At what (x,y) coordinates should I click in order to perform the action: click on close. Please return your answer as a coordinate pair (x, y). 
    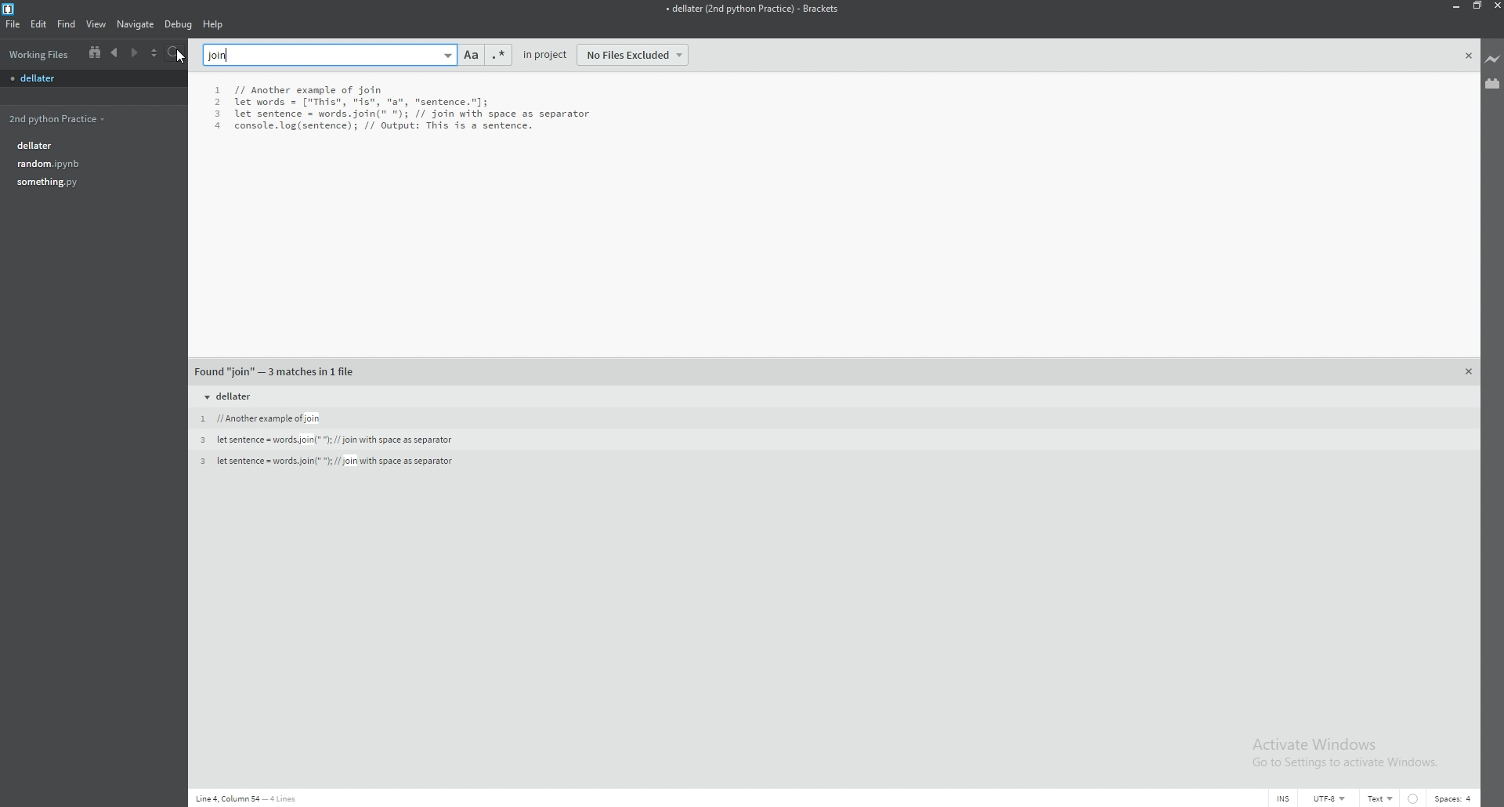
    Looking at the image, I should click on (1468, 56).